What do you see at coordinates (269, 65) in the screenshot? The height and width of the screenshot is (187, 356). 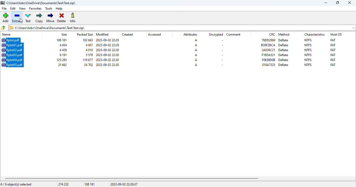 I see `CRC` at bounding box center [269, 65].